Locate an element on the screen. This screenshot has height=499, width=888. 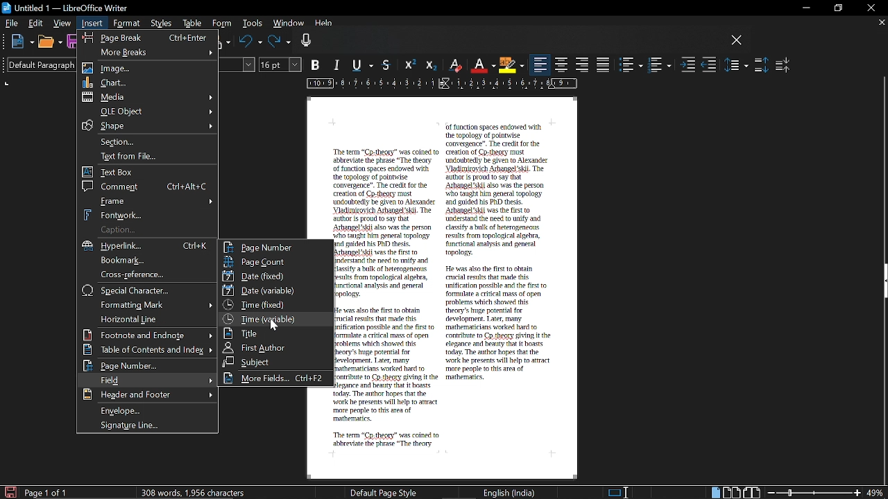
Section is located at coordinates (150, 141).